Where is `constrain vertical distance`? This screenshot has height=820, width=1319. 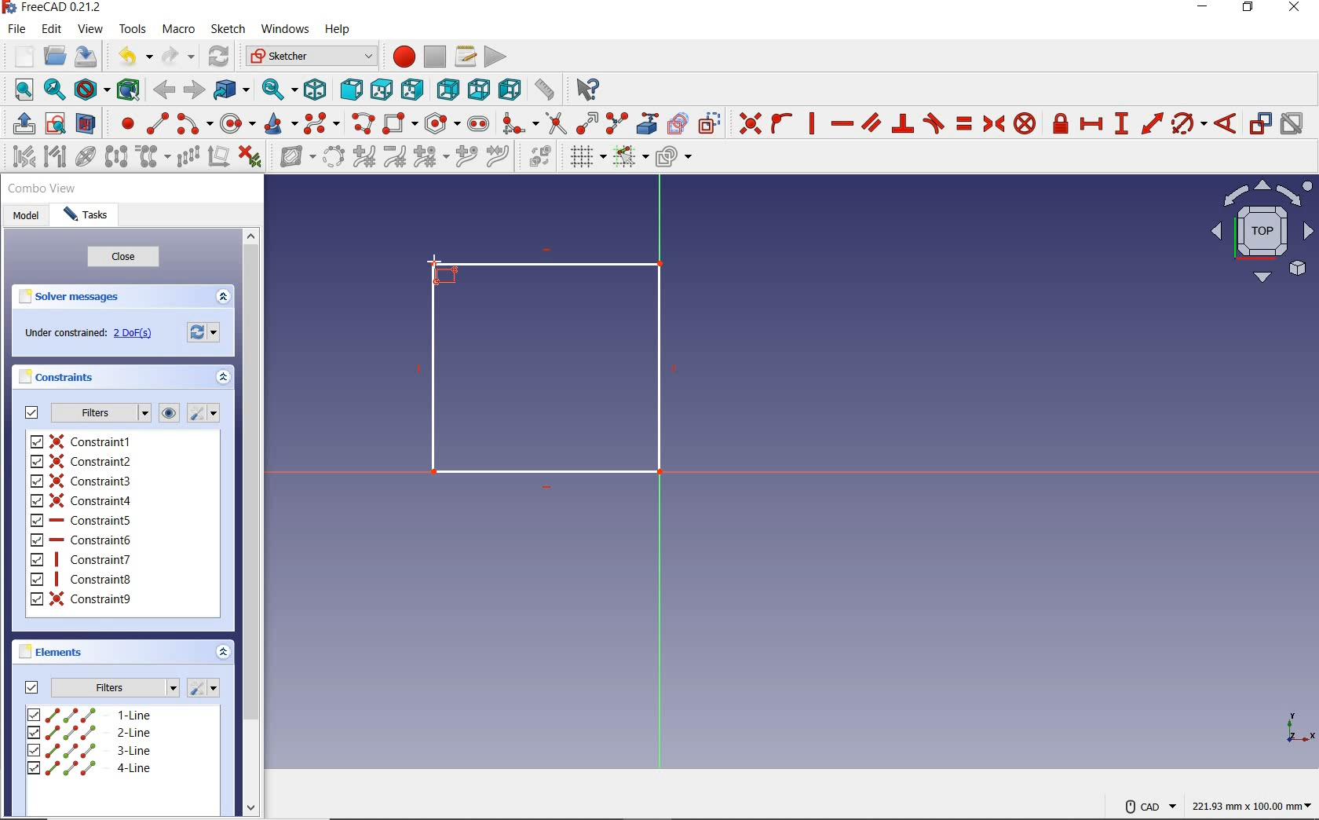 constrain vertical distance is located at coordinates (1122, 123).